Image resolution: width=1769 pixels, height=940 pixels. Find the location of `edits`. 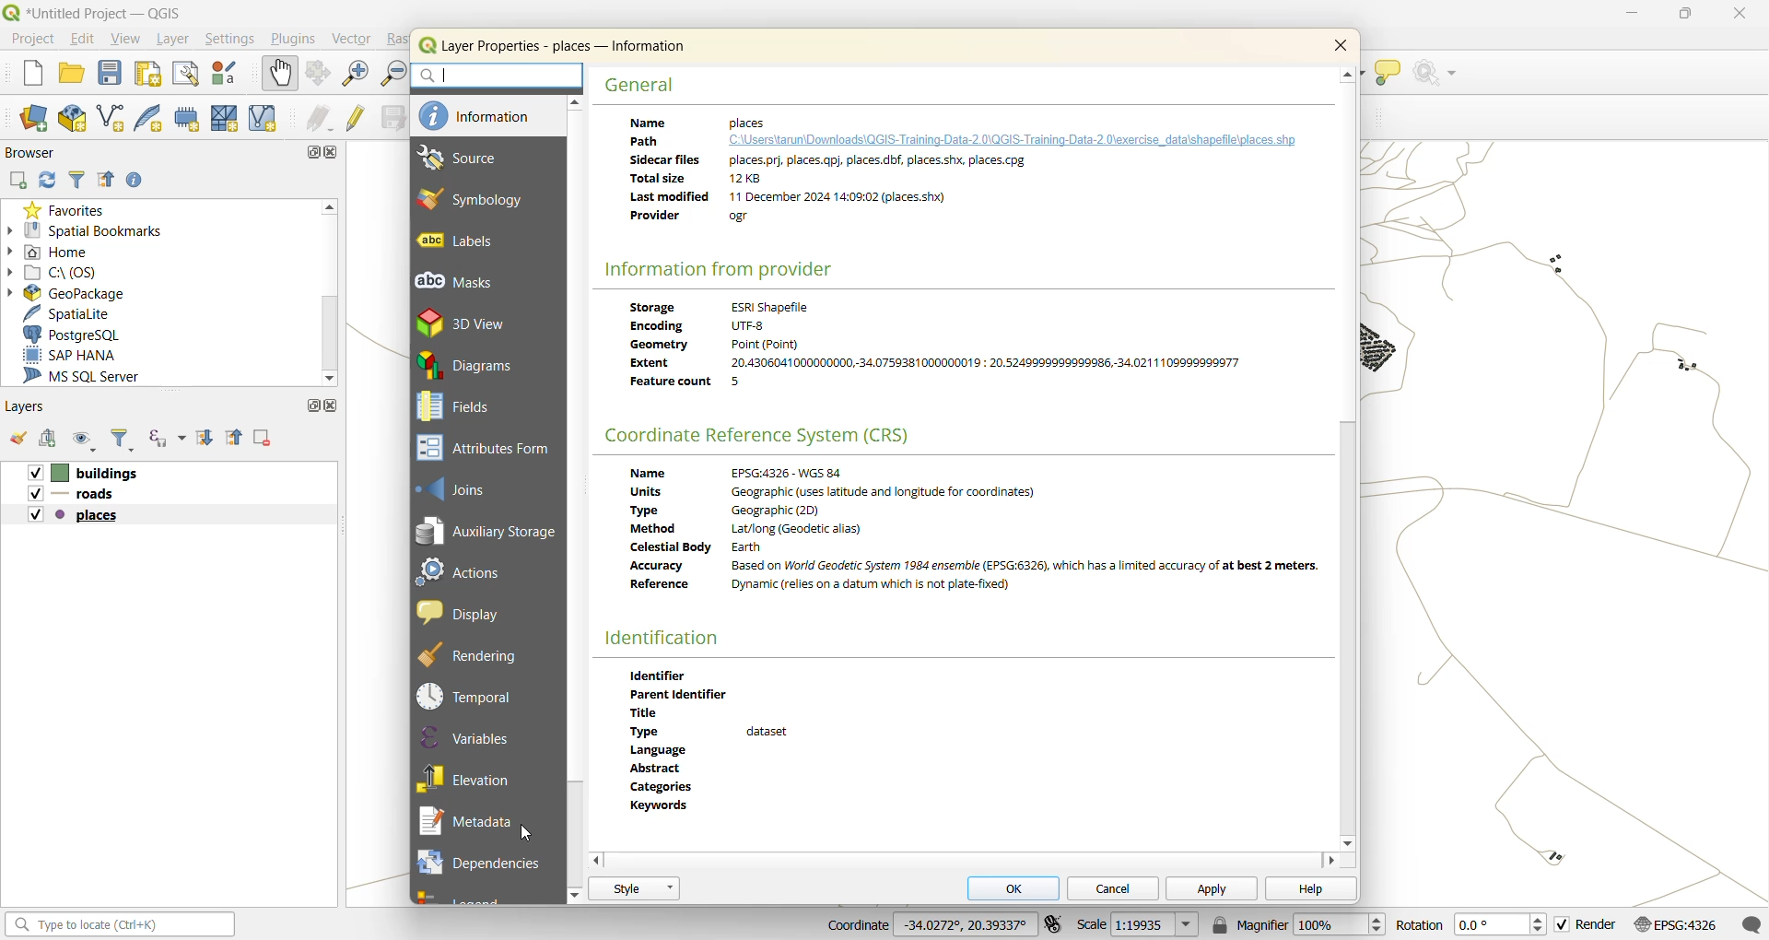

edits is located at coordinates (316, 120).